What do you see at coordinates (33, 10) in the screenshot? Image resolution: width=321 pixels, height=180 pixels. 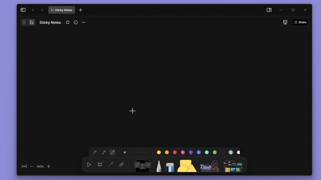 I see `go back` at bounding box center [33, 10].